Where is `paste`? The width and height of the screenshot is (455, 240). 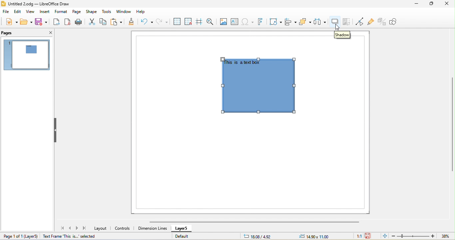 paste is located at coordinates (118, 22).